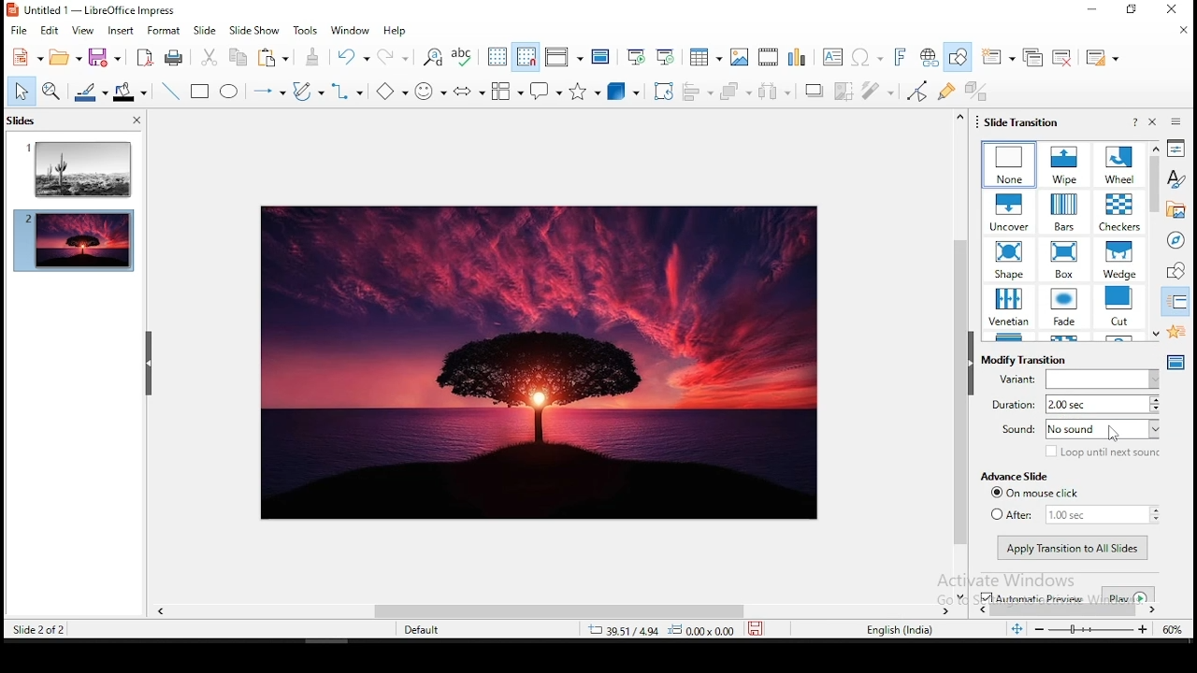  What do you see at coordinates (601, 54) in the screenshot?
I see `master slide` at bounding box center [601, 54].